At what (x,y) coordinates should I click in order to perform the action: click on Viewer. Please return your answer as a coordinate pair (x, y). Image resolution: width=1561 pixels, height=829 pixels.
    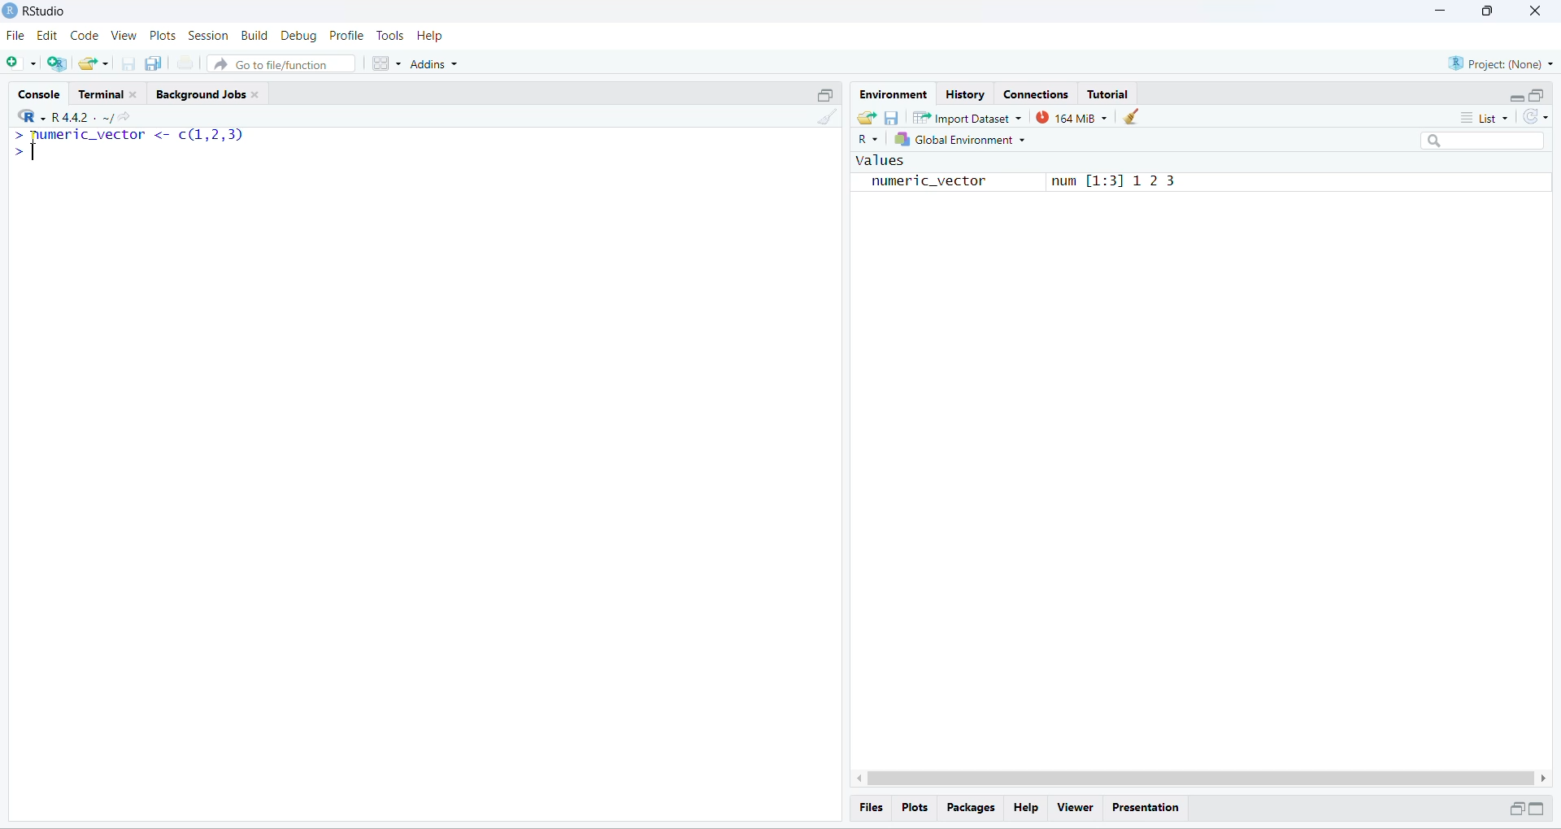
    Looking at the image, I should click on (1076, 808).